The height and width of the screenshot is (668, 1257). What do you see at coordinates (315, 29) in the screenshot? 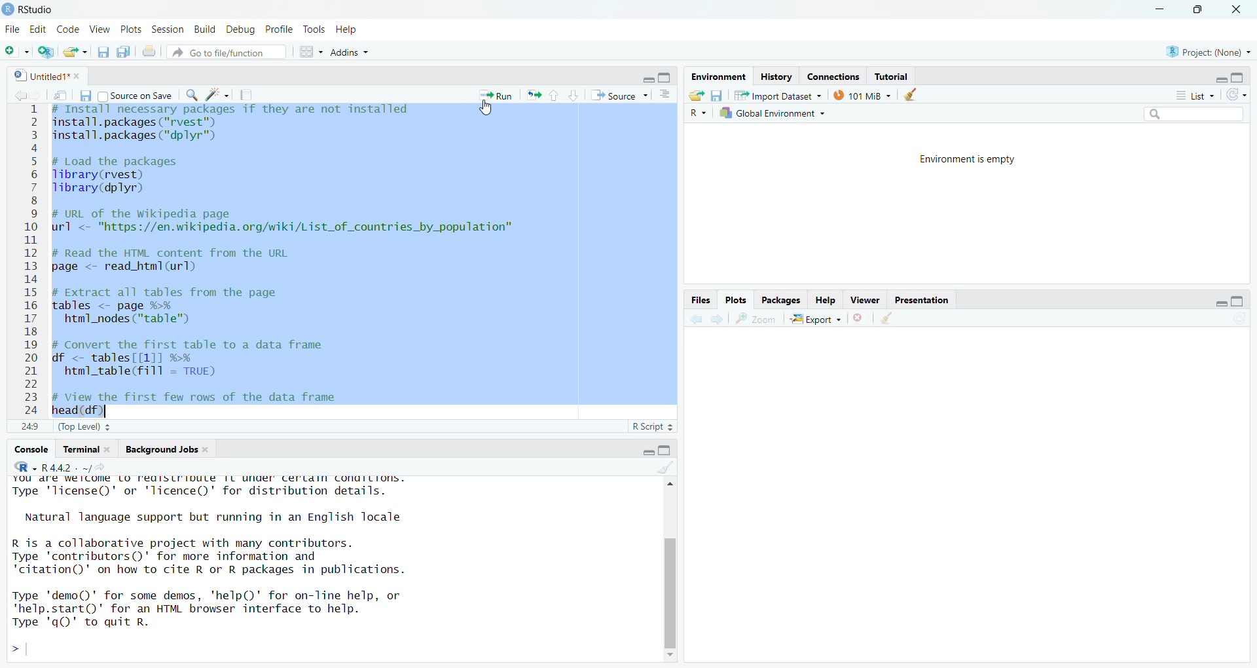
I see `Tools` at bounding box center [315, 29].